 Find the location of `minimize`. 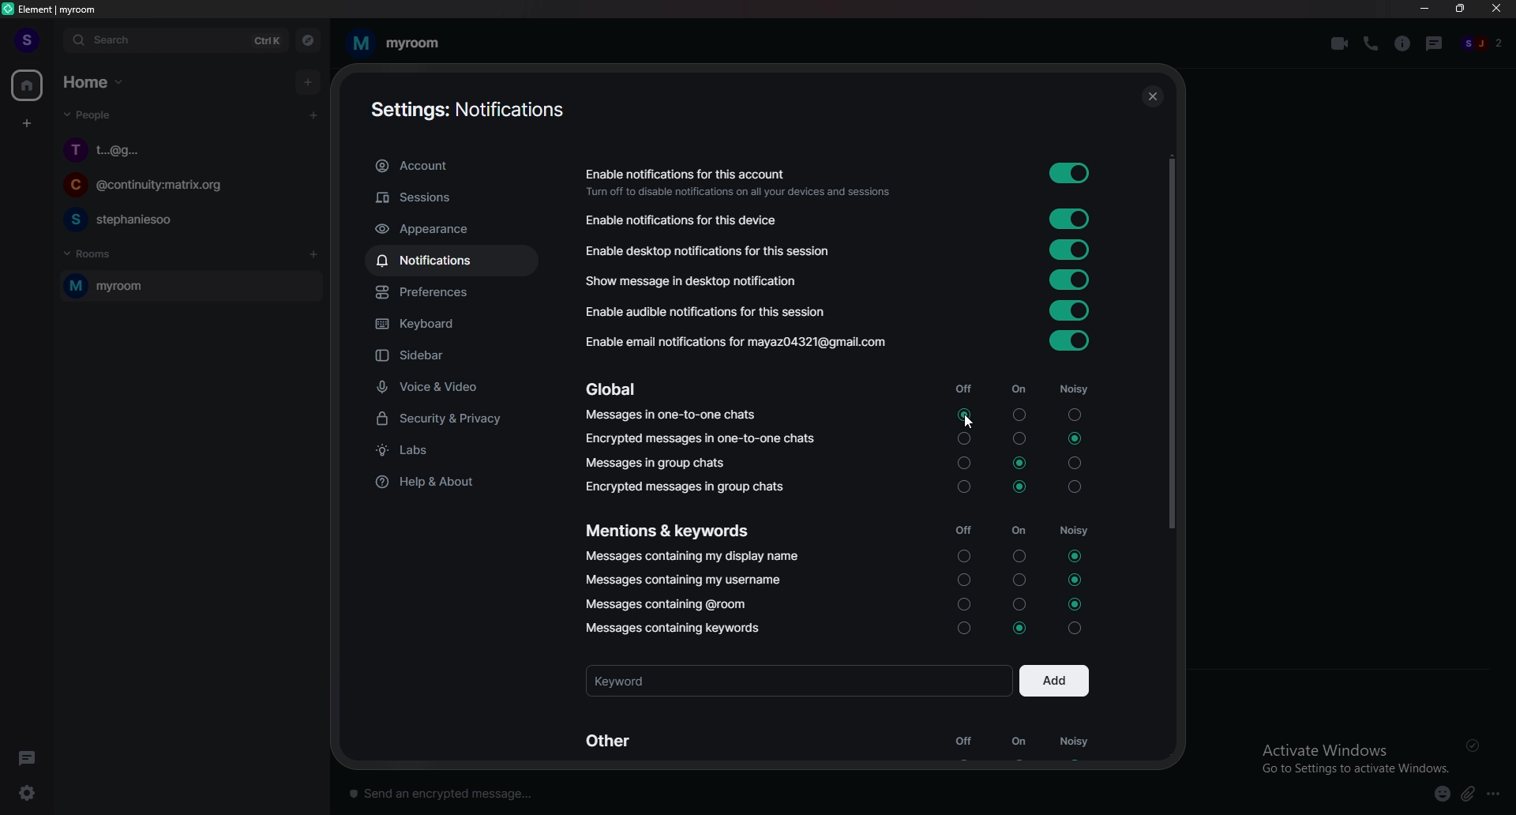

minimize is located at coordinates (1426, 9).